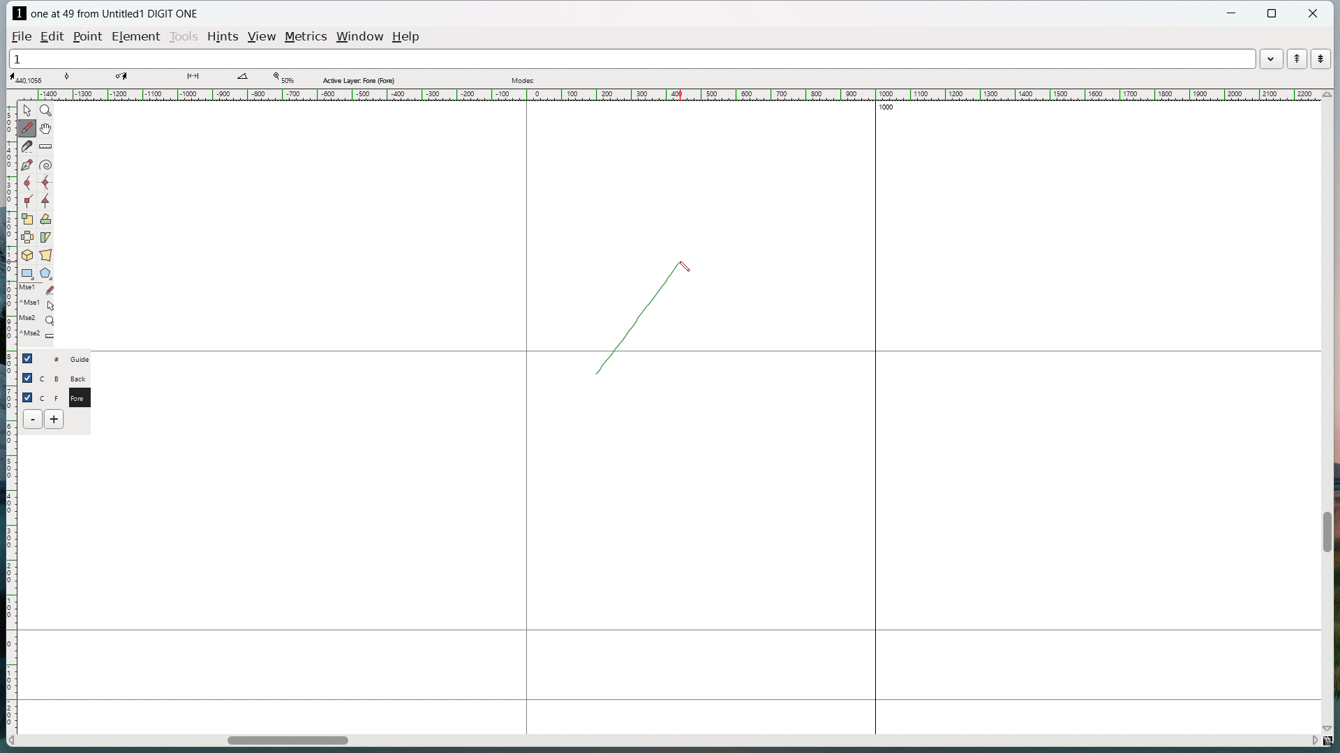  What do you see at coordinates (359, 79) in the screenshot?
I see `Active layer fore` at bounding box center [359, 79].